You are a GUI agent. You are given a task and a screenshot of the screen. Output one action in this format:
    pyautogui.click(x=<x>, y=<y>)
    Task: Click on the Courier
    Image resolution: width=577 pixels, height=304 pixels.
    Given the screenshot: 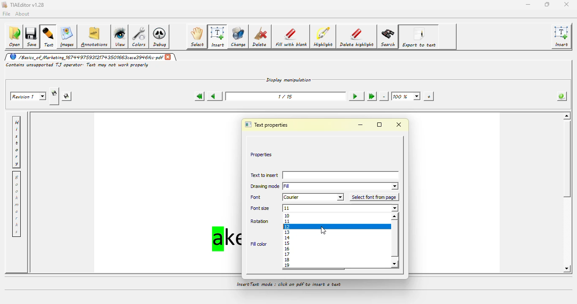 What is the action you would take?
    pyautogui.click(x=313, y=197)
    